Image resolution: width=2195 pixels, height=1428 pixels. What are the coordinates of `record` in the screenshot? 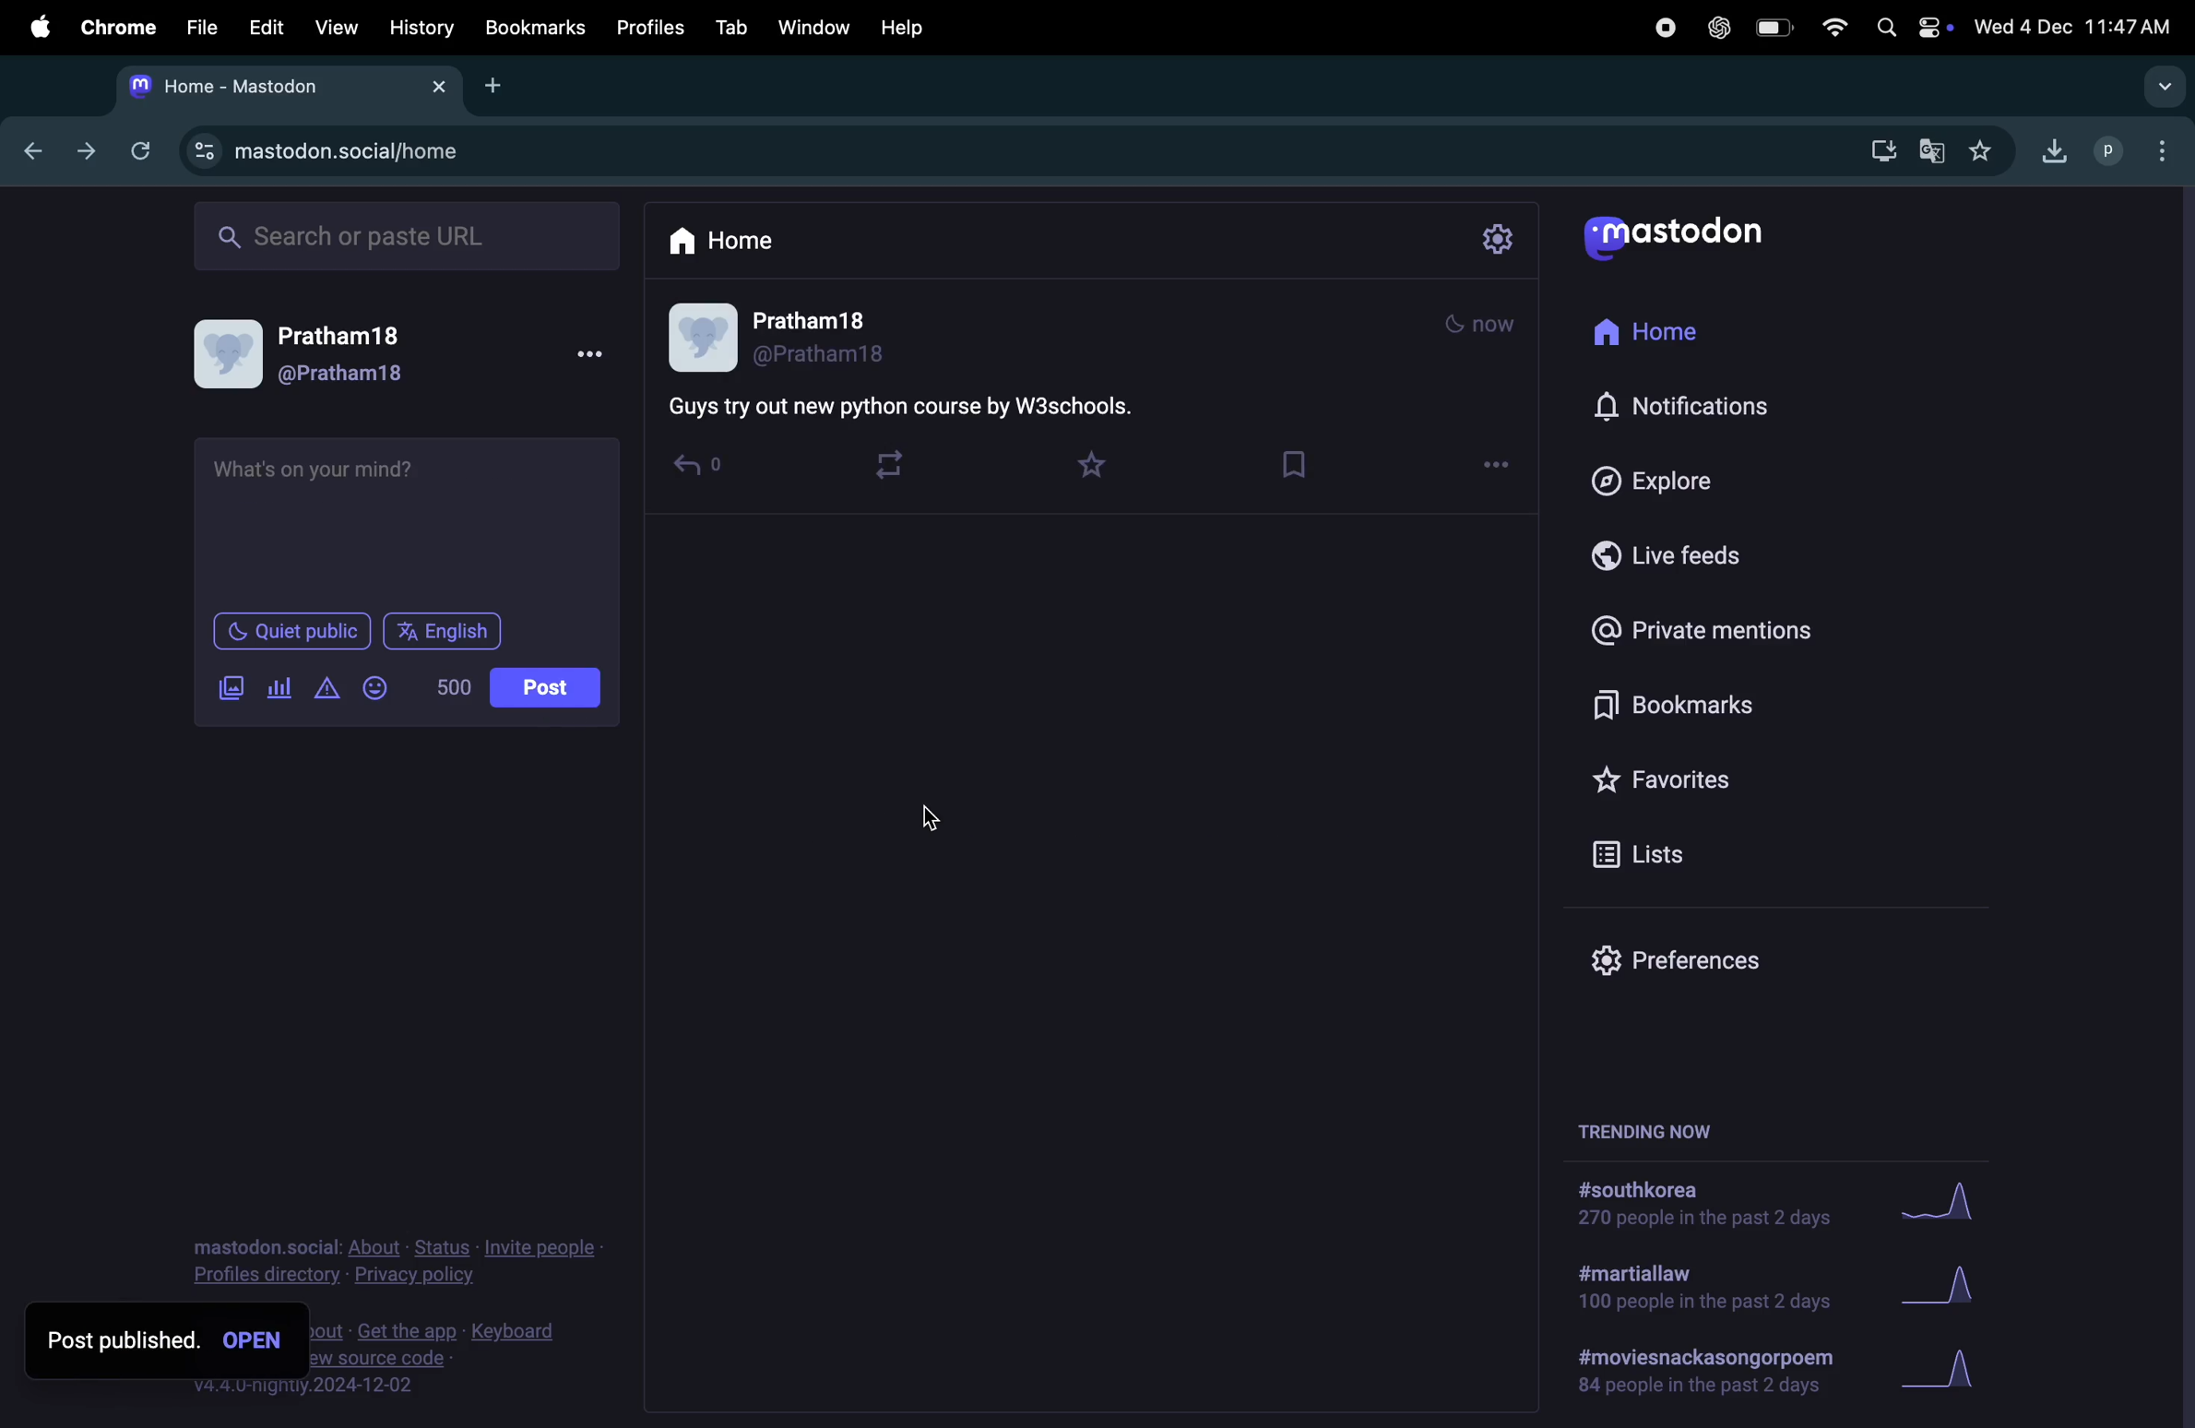 It's located at (1662, 28).